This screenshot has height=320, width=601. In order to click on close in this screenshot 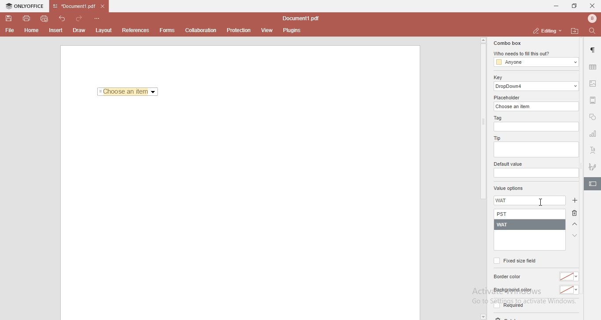, I will do `click(592, 5)`.